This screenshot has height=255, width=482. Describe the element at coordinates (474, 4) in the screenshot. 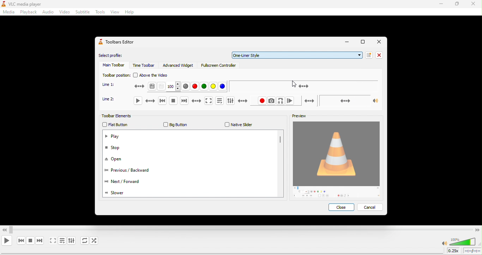

I see `close` at that location.